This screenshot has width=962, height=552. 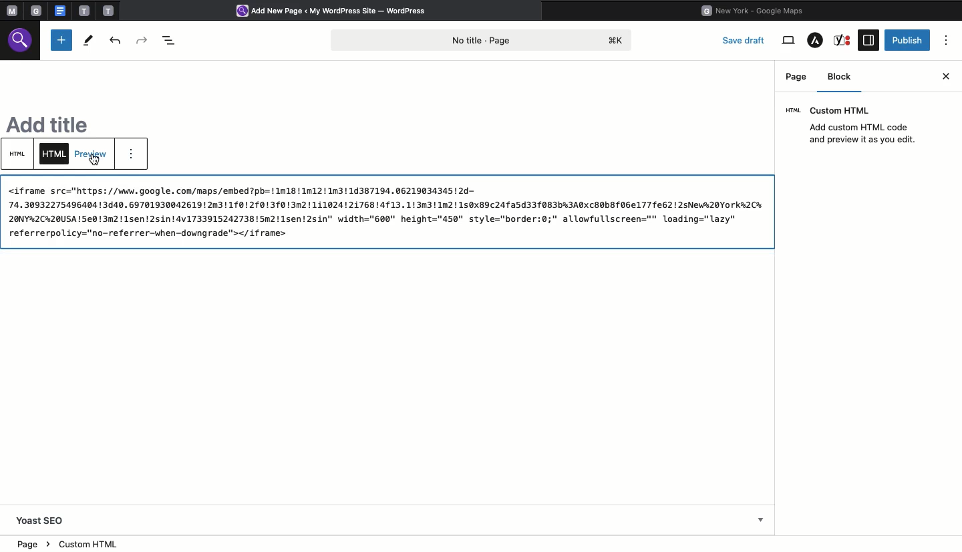 I want to click on Options, so click(x=947, y=40).